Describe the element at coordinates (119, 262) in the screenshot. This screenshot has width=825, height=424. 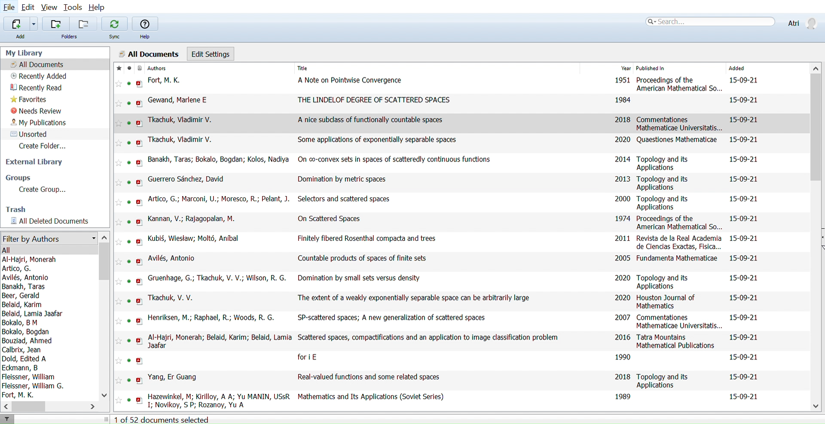
I see `Add this reference to favorites` at that location.